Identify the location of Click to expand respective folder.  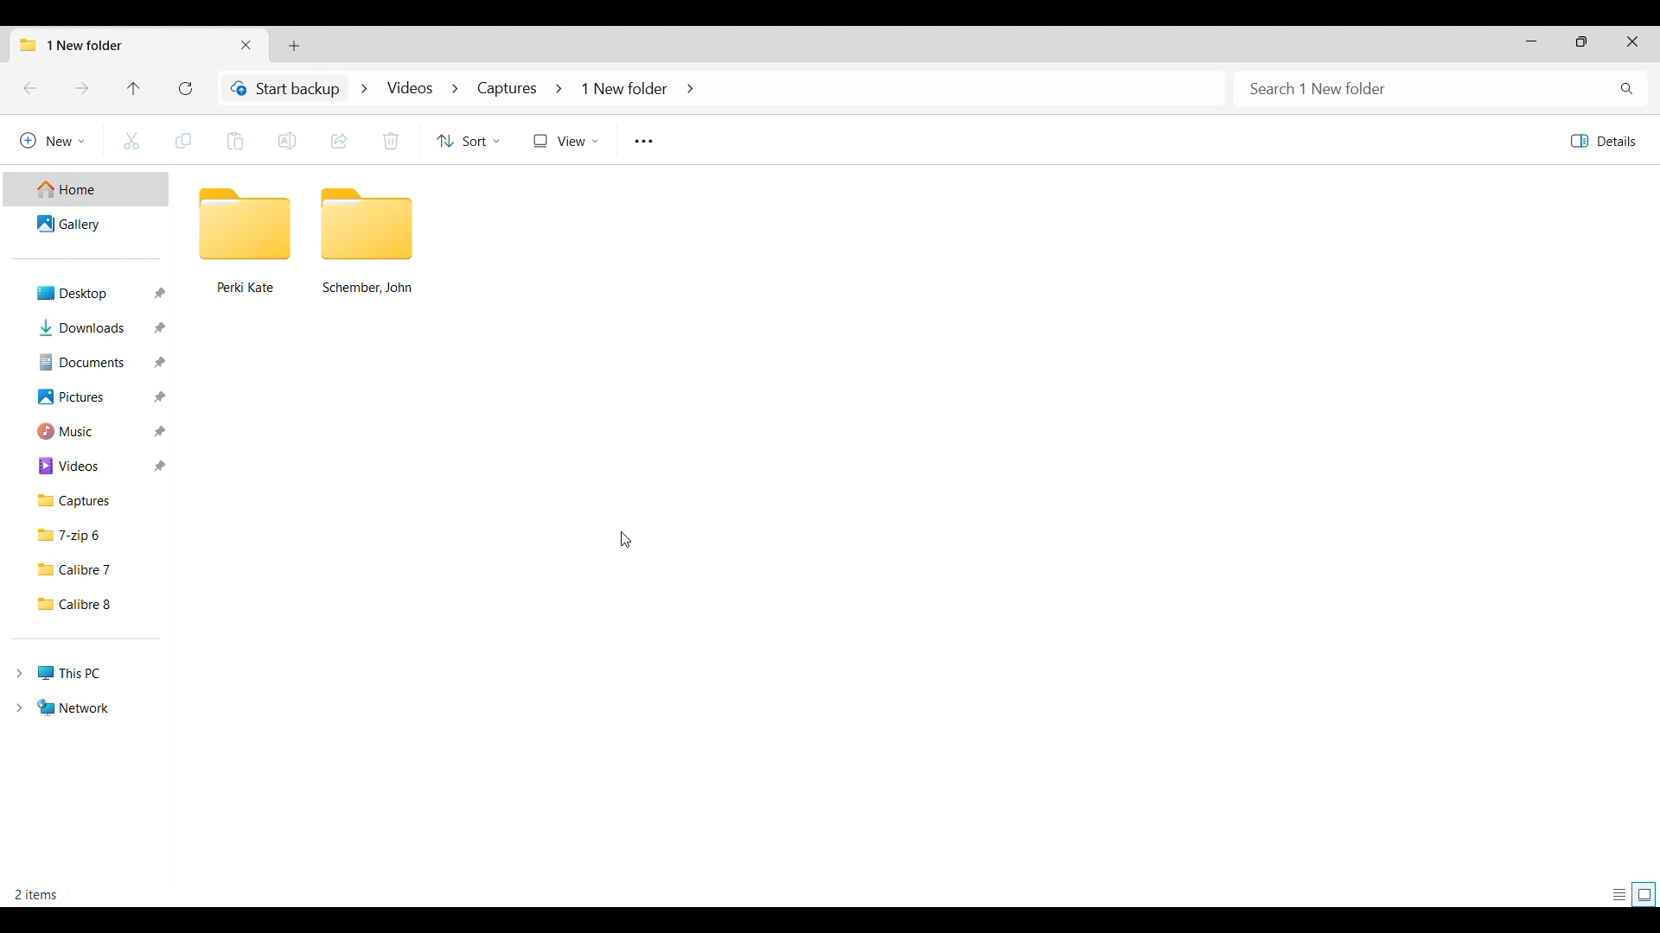
(19, 691).